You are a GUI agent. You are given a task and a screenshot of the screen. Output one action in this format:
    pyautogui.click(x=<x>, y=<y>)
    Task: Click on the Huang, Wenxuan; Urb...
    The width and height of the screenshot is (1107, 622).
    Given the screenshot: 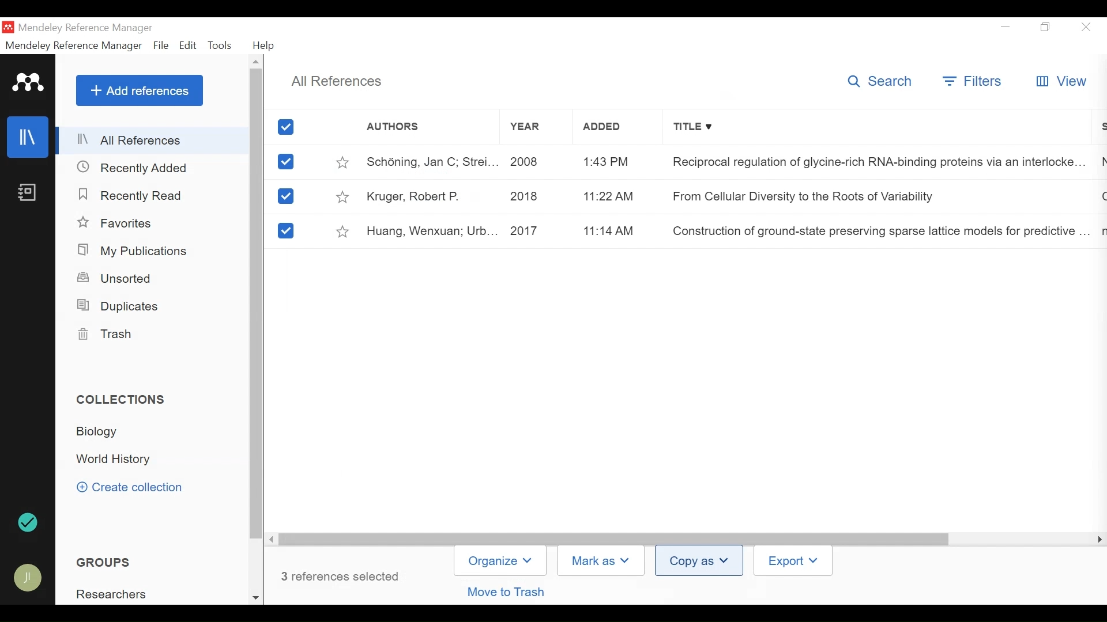 What is the action you would take?
    pyautogui.click(x=431, y=230)
    